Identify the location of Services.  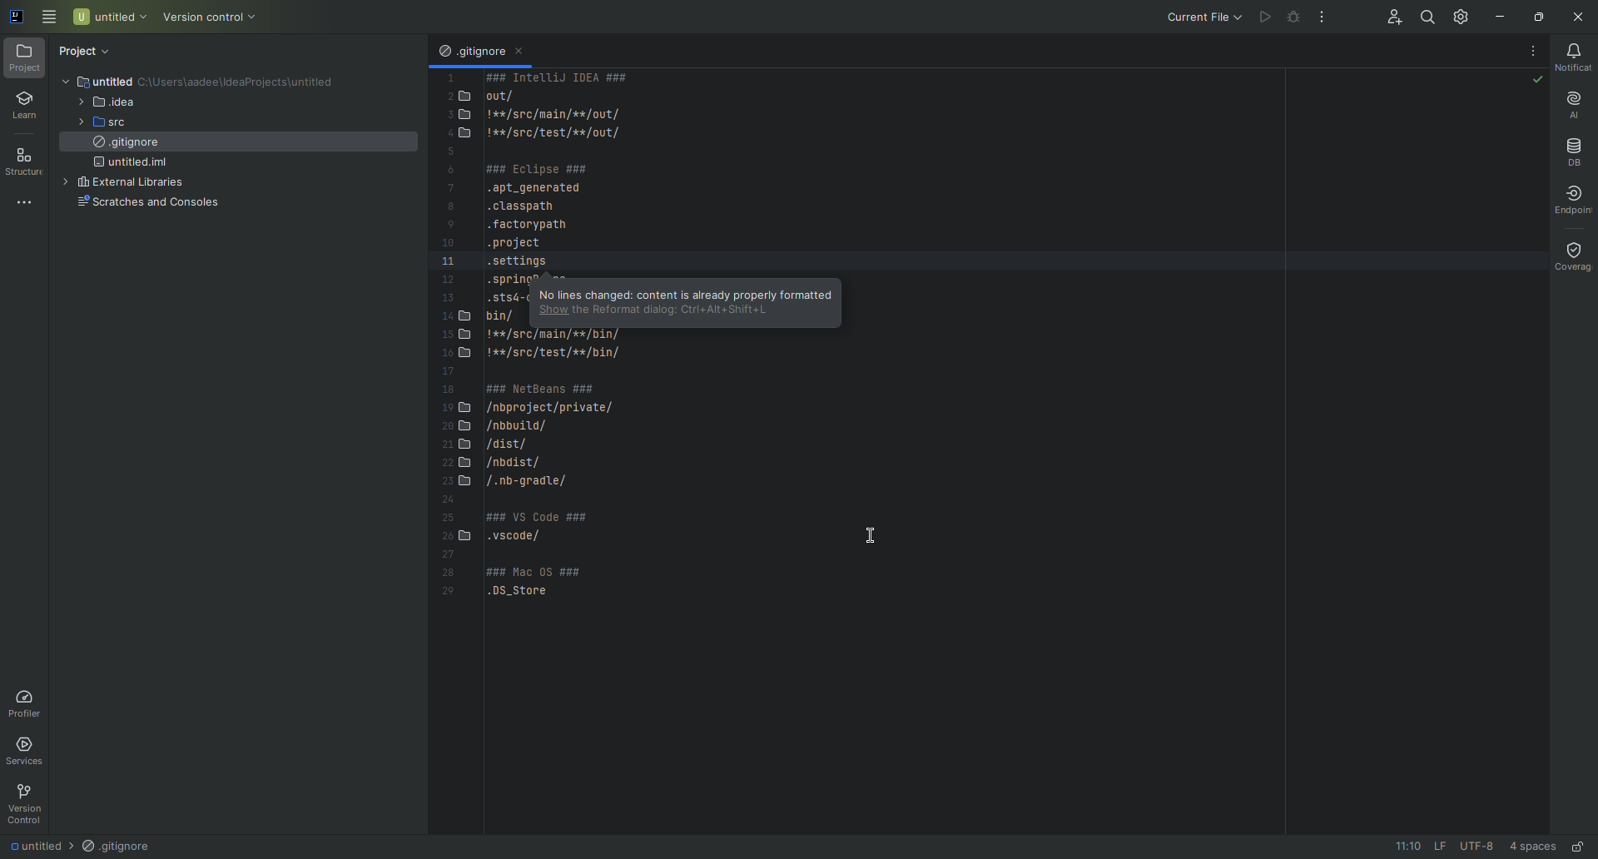
(31, 751).